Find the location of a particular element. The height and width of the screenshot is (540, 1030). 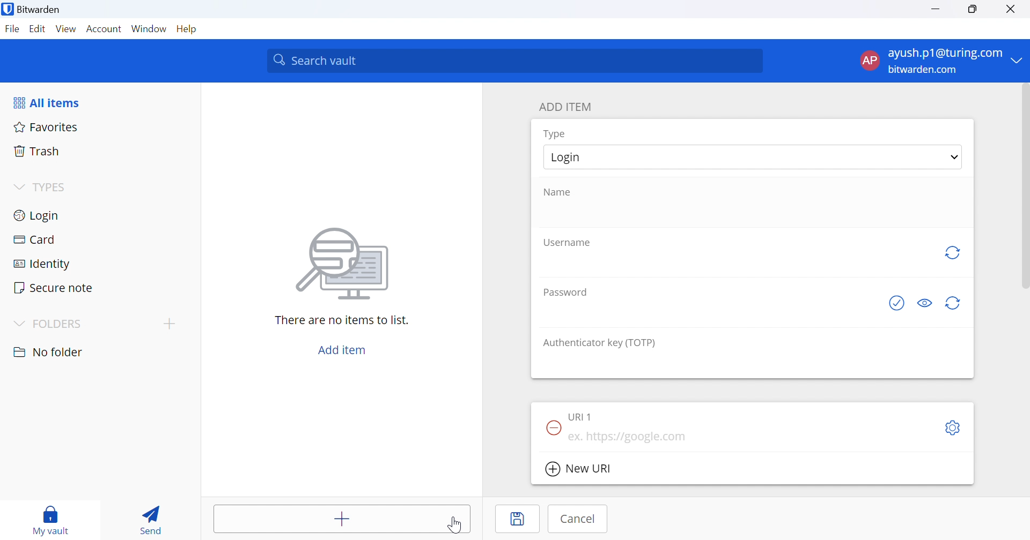

ayush.p1@turing.com is located at coordinates (946, 53).